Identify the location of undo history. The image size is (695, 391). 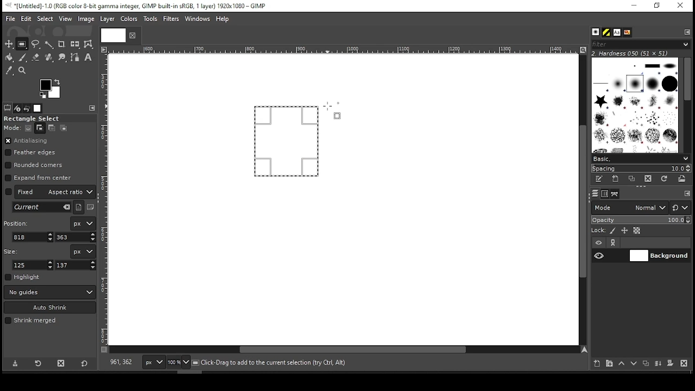
(28, 109).